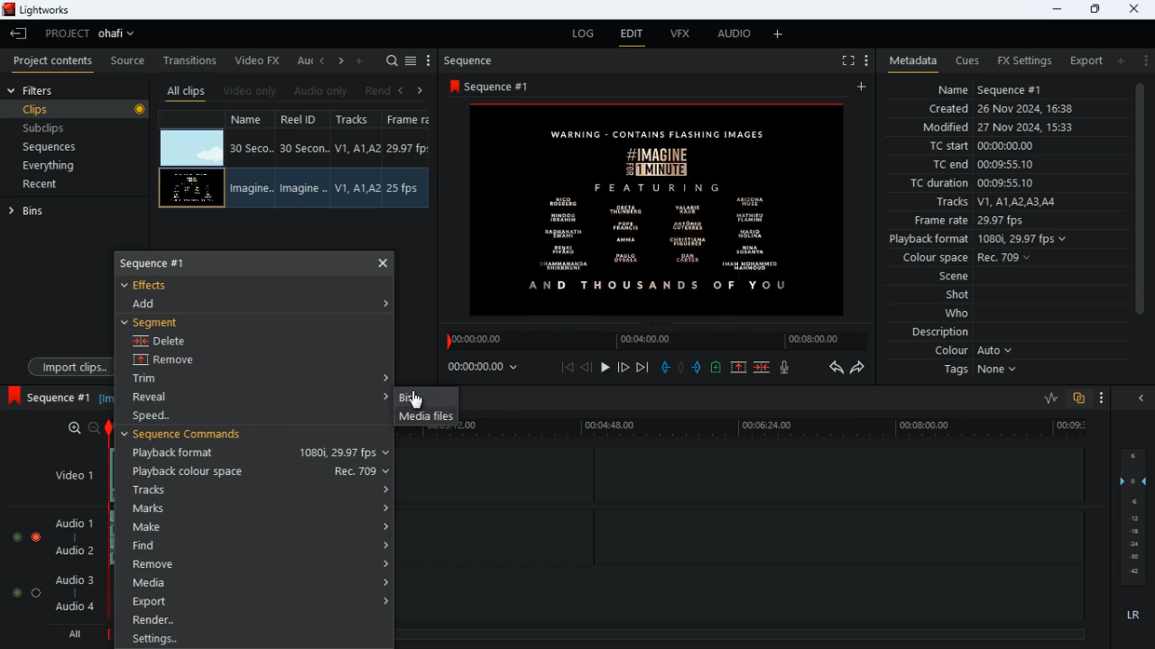 Image resolution: width=1155 pixels, height=649 pixels. Describe the element at coordinates (633, 35) in the screenshot. I see `edit` at that location.